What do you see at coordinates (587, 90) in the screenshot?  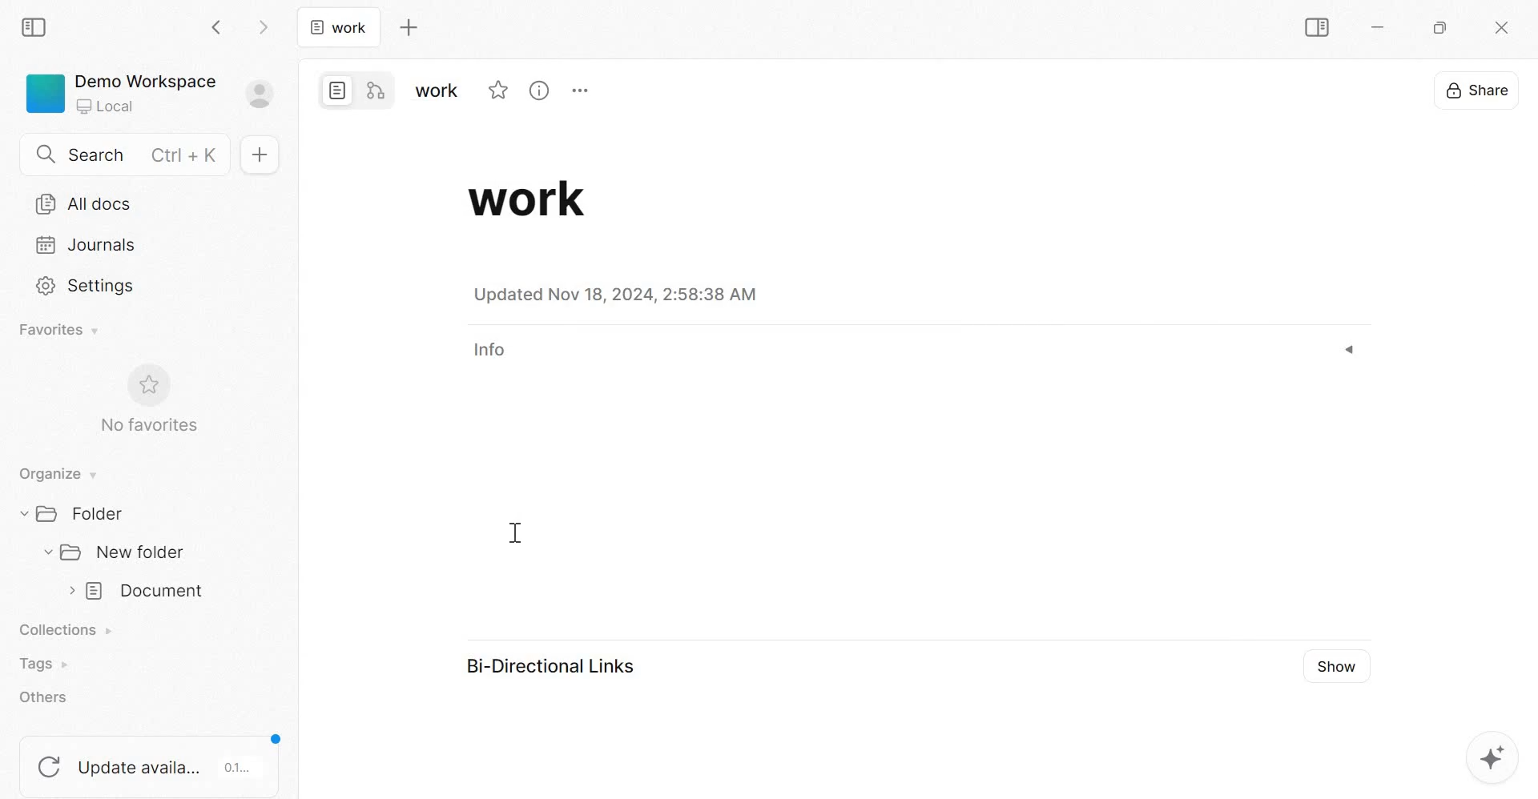 I see `more options` at bounding box center [587, 90].